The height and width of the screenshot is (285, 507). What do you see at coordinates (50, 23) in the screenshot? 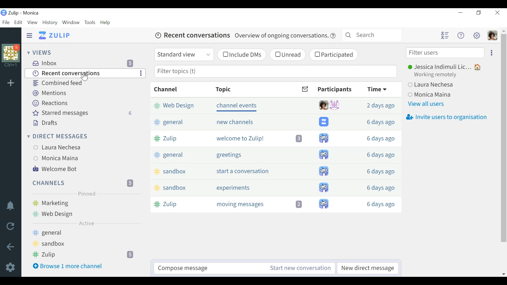
I see `History` at bounding box center [50, 23].